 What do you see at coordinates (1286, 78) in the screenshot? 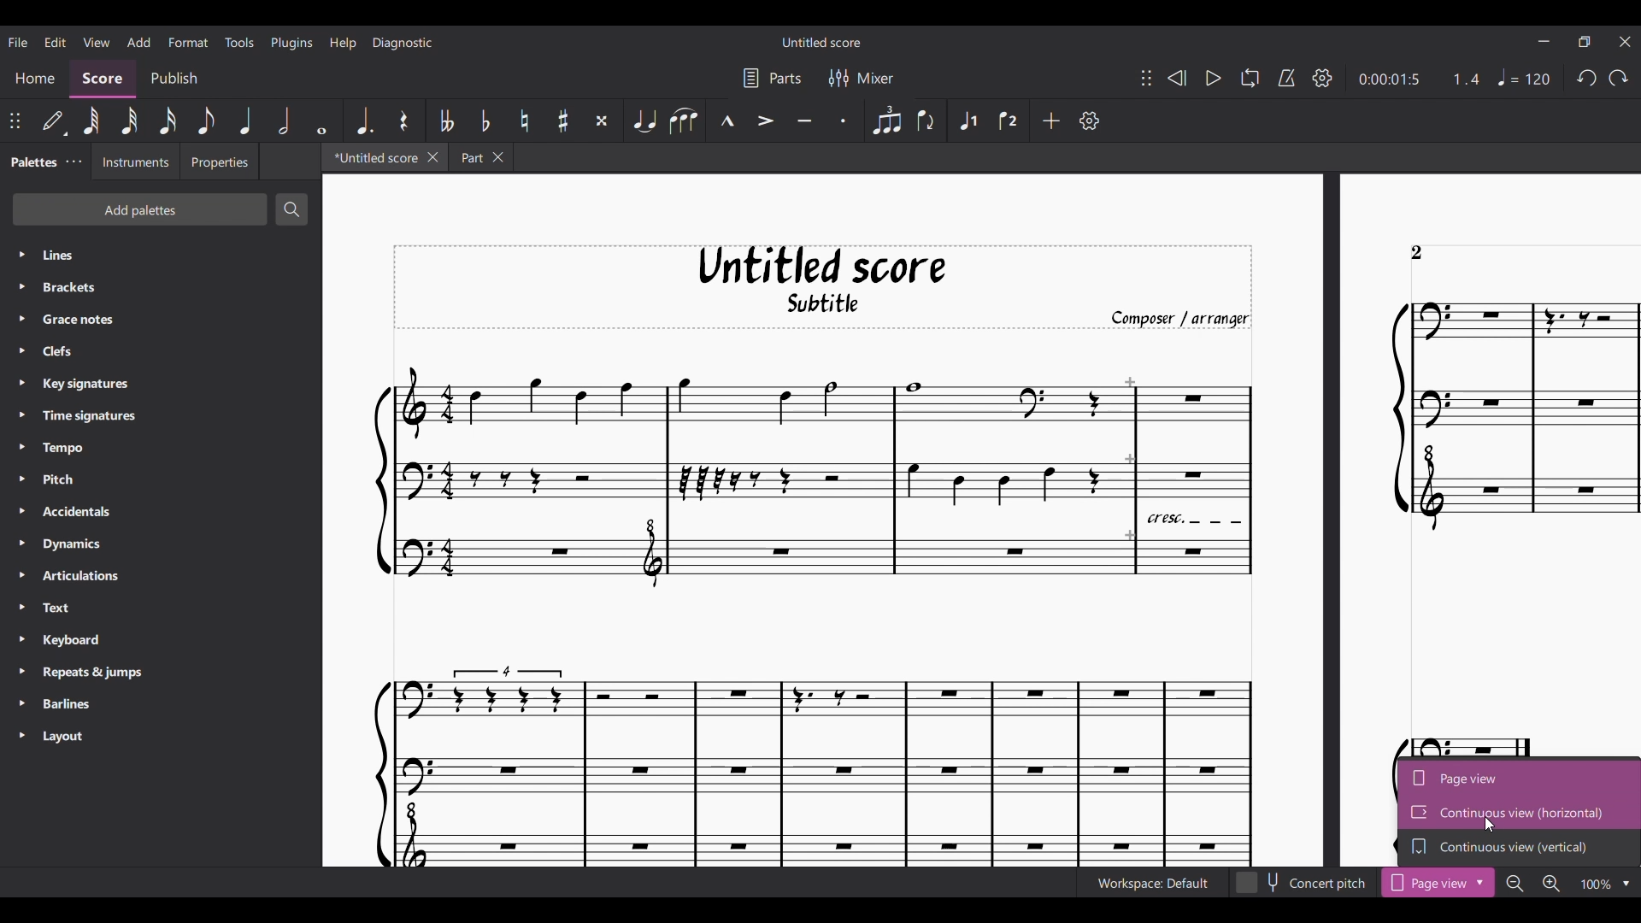
I see `Metronome` at bounding box center [1286, 78].